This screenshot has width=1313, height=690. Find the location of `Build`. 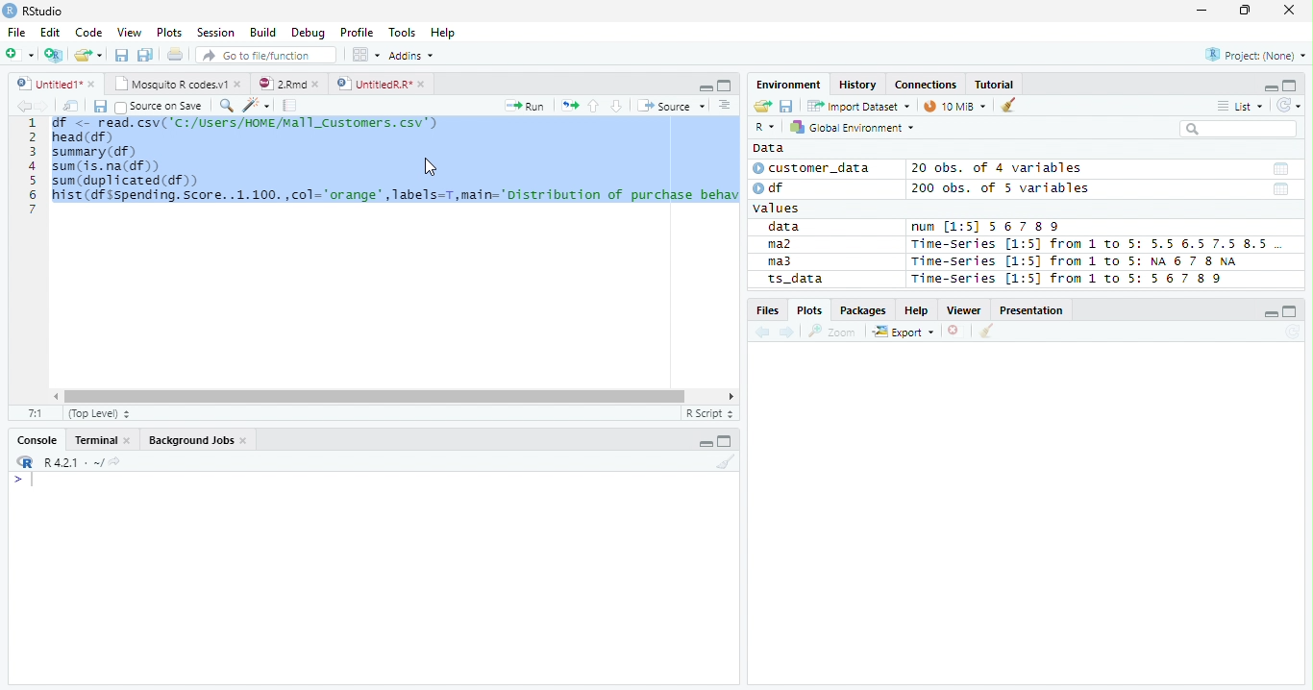

Build is located at coordinates (265, 34).